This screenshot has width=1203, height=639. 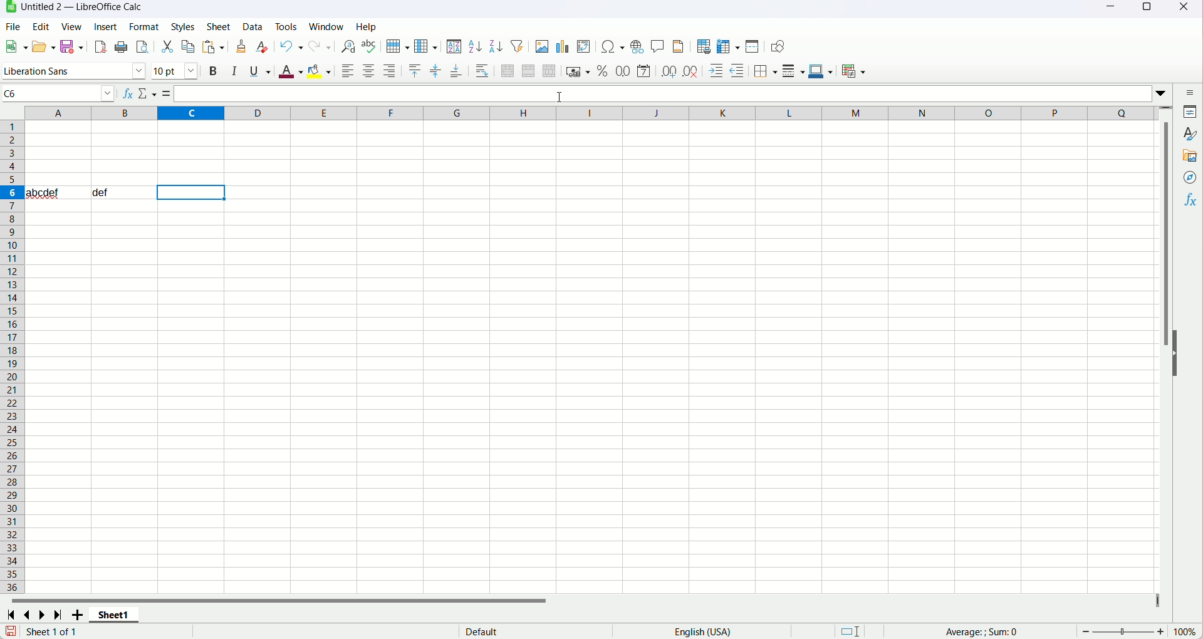 What do you see at coordinates (176, 70) in the screenshot?
I see `font size` at bounding box center [176, 70].